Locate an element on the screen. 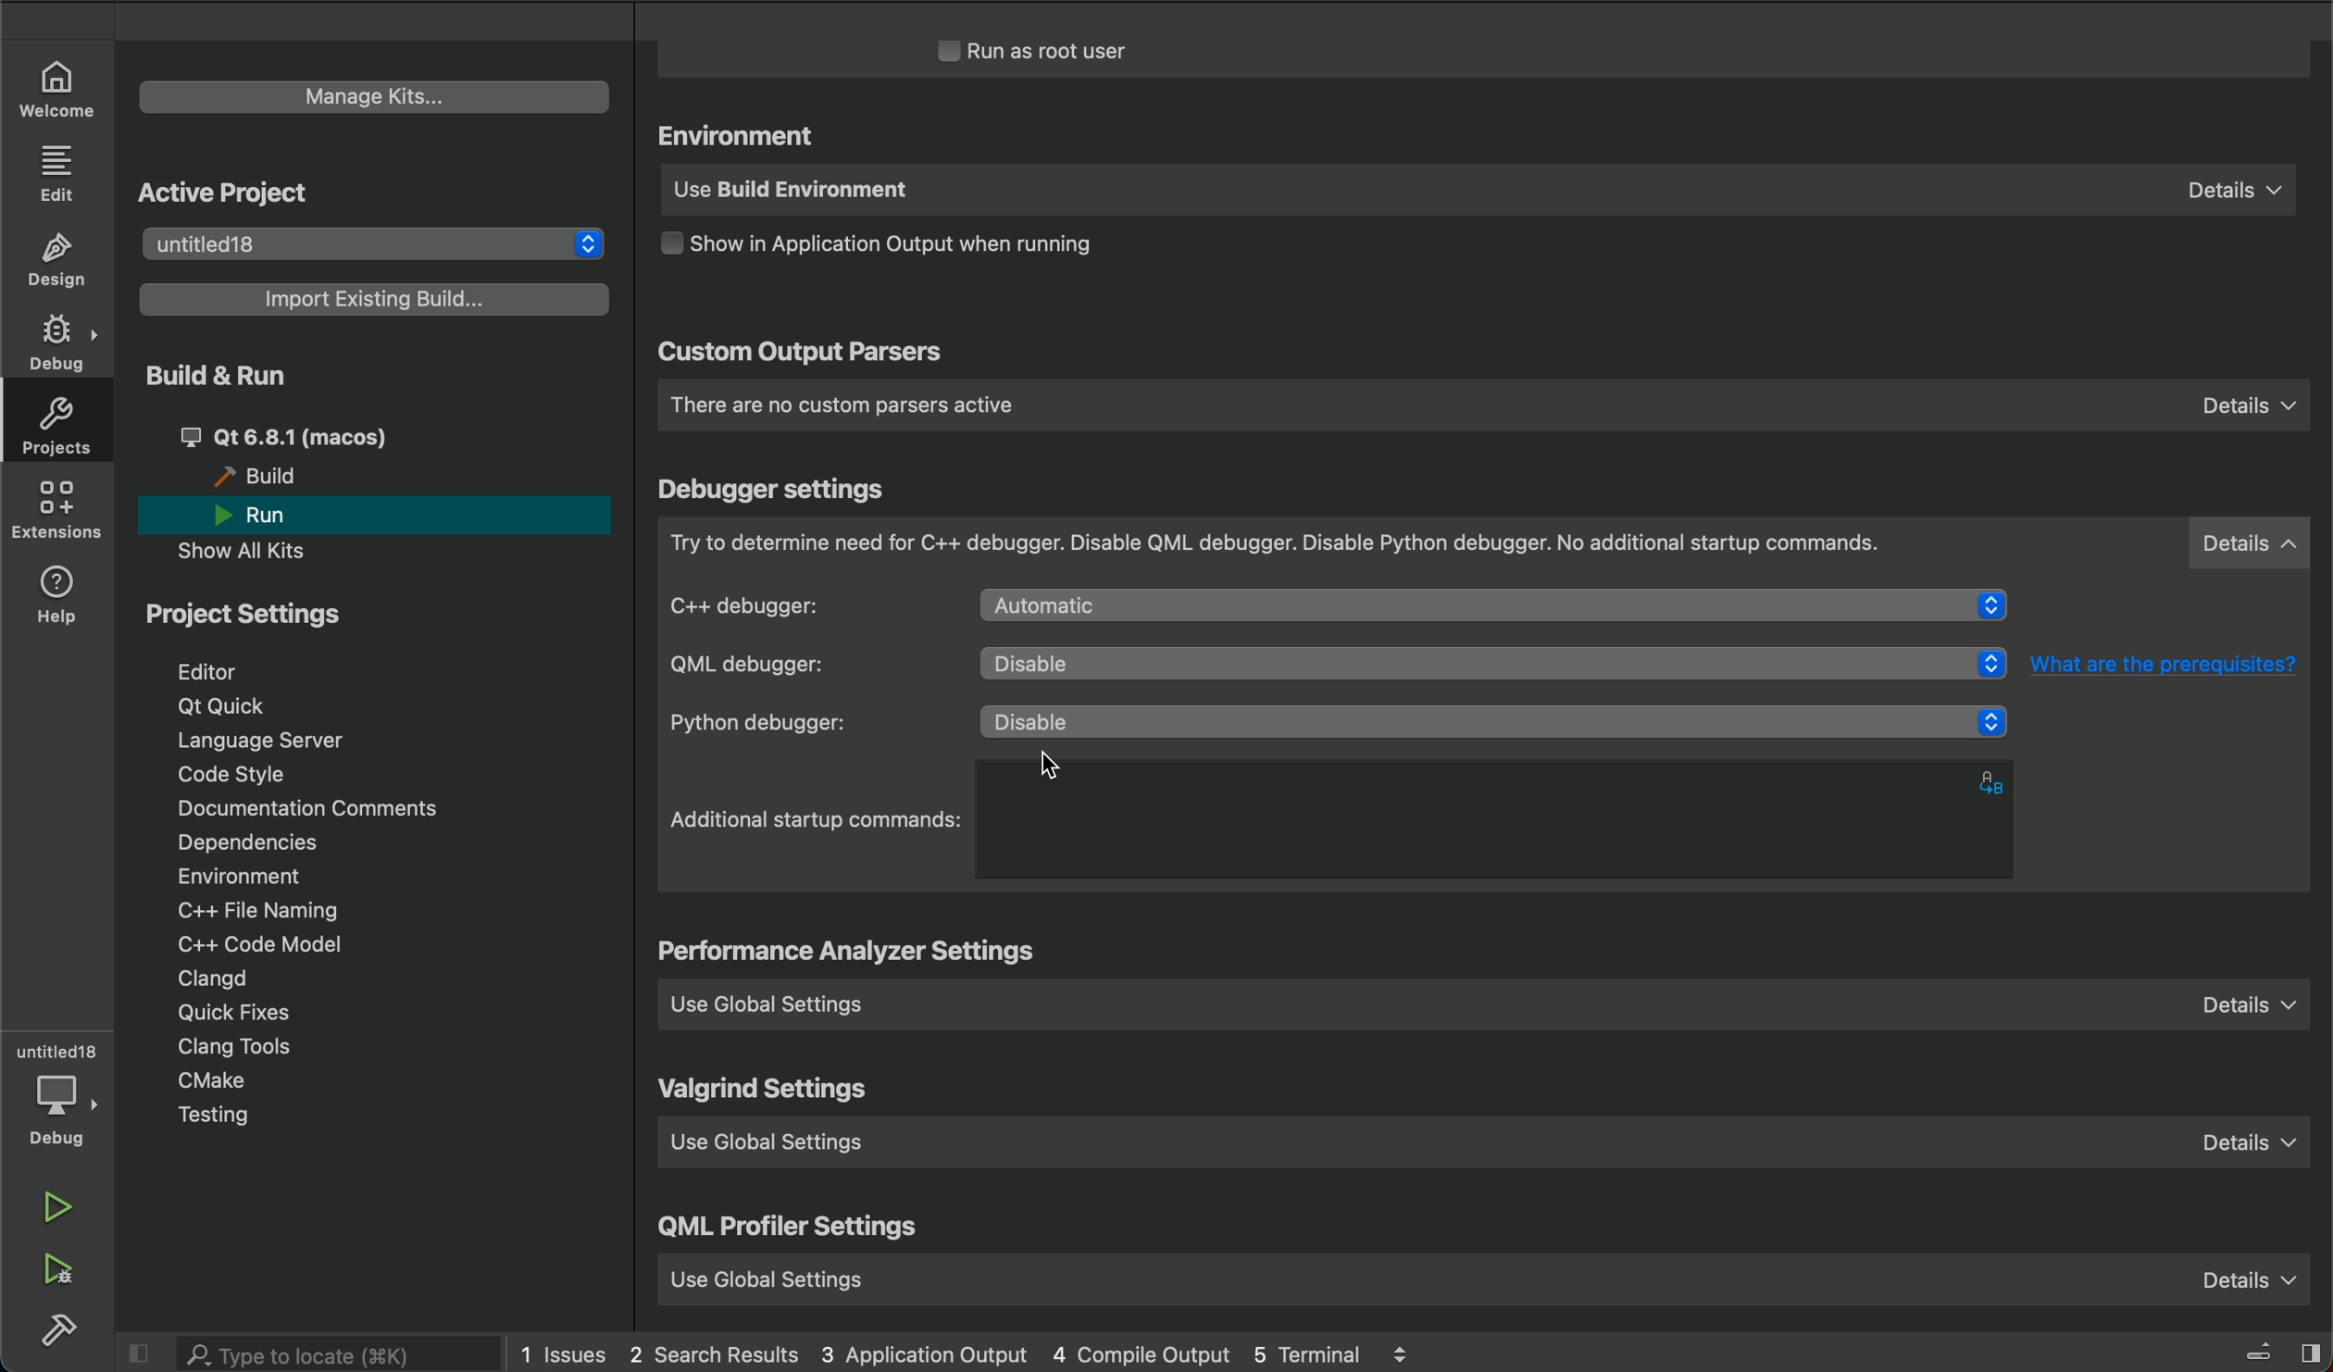 The width and height of the screenshot is (2333, 1372). environment is located at coordinates (742, 137).